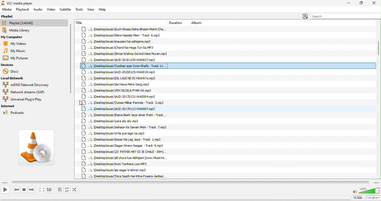 Image resolution: width=381 pixels, height=201 pixels. I want to click on ««\.. \Desktop\music\YEH SILSILA PYAR KA.mp3, so click(117, 90).